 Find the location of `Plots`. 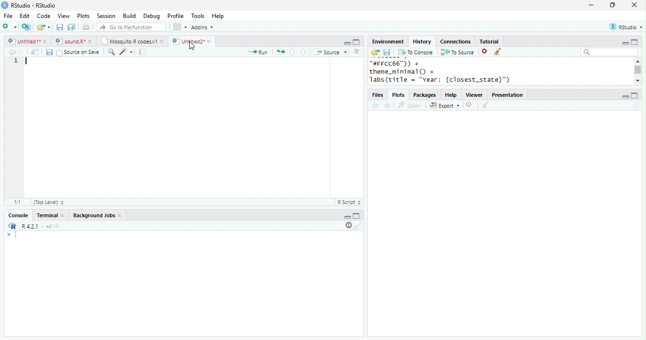

Plots is located at coordinates (84, 16).